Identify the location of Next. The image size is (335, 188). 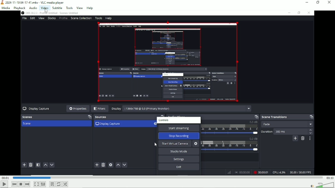
(27, 184).